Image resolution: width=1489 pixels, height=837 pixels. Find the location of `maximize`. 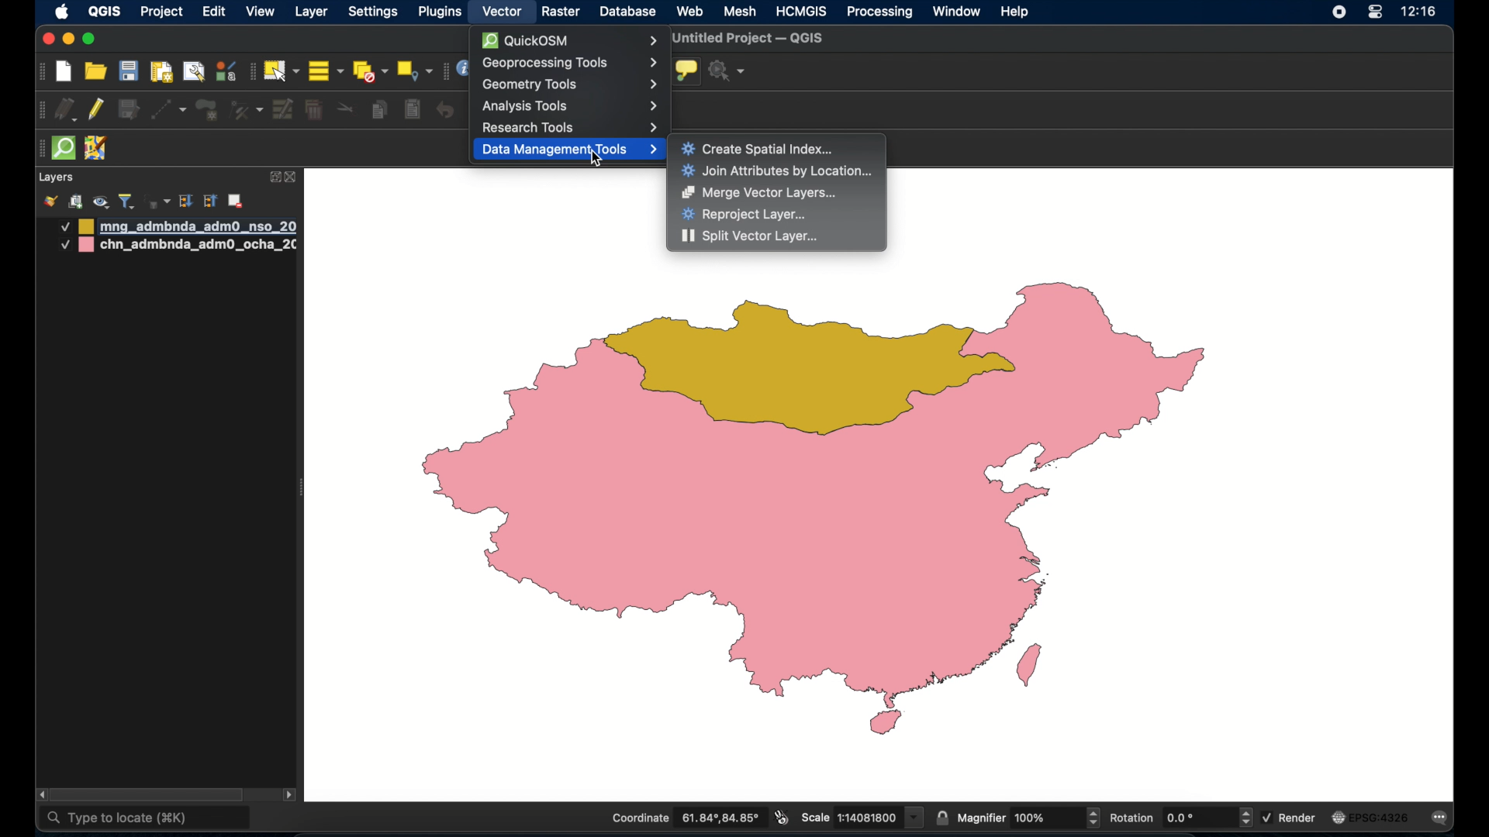

maximize is located at coordinates (89, 40).